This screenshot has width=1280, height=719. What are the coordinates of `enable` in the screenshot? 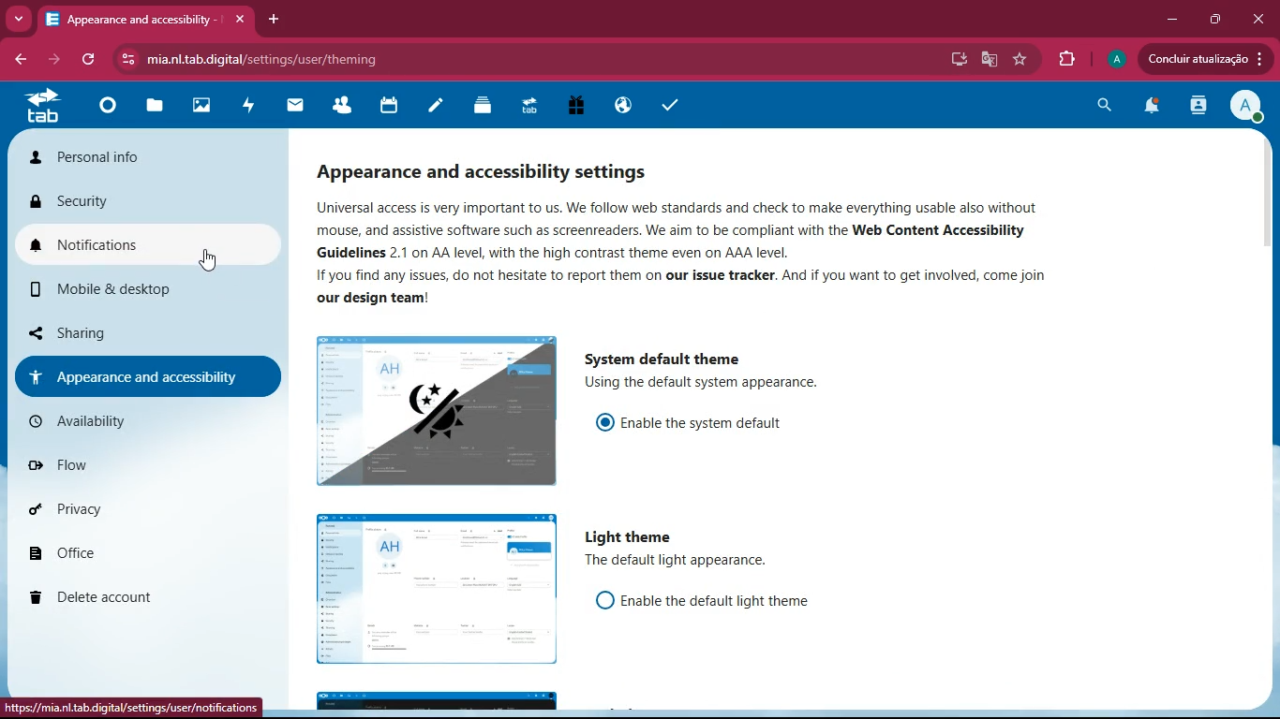 It's located at (604, 422).